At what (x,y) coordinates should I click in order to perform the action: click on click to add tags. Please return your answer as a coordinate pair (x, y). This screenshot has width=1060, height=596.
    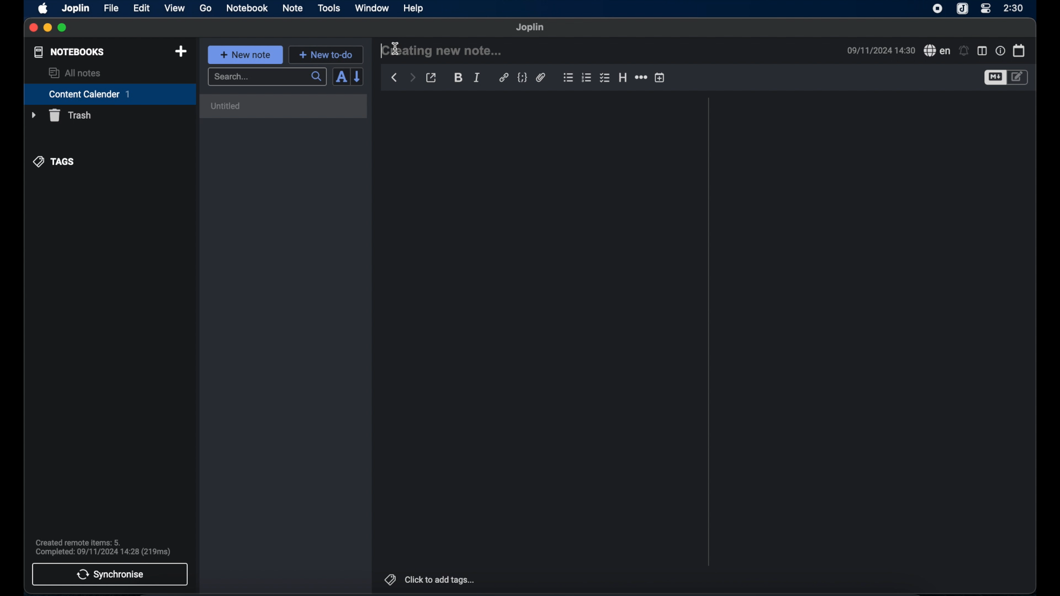
    Looking at the image, I should click on (430, 579).